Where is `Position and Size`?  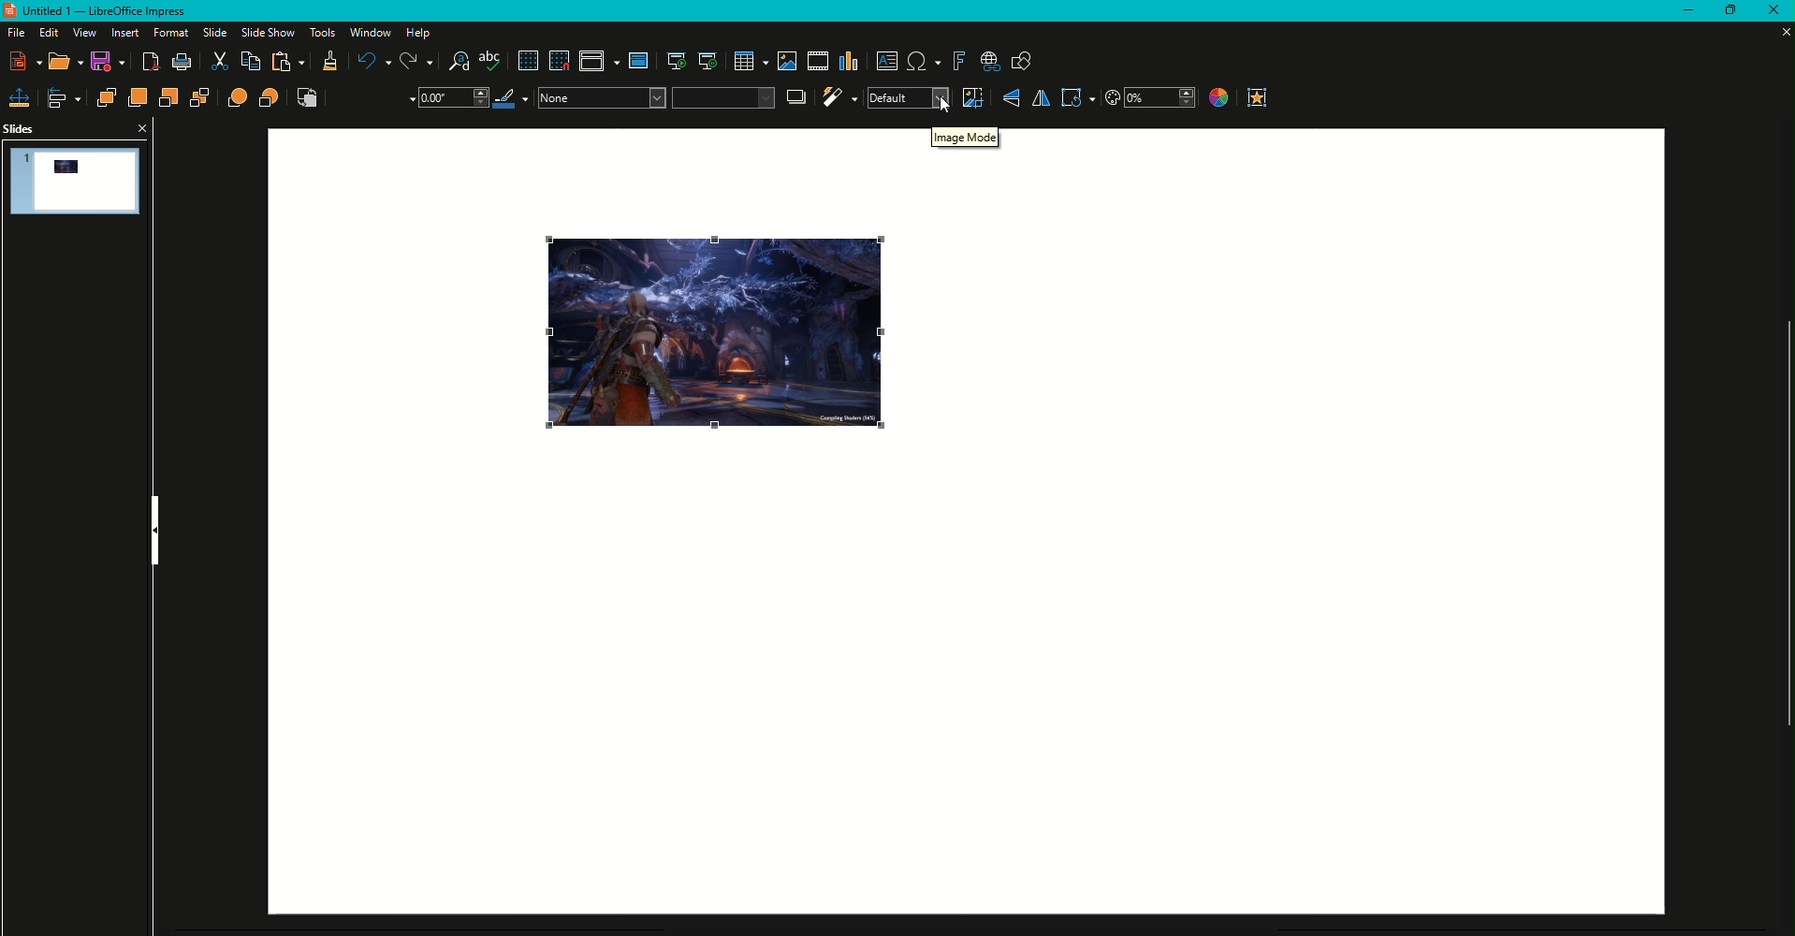
Position and Size is located at coordinates (20, 97).